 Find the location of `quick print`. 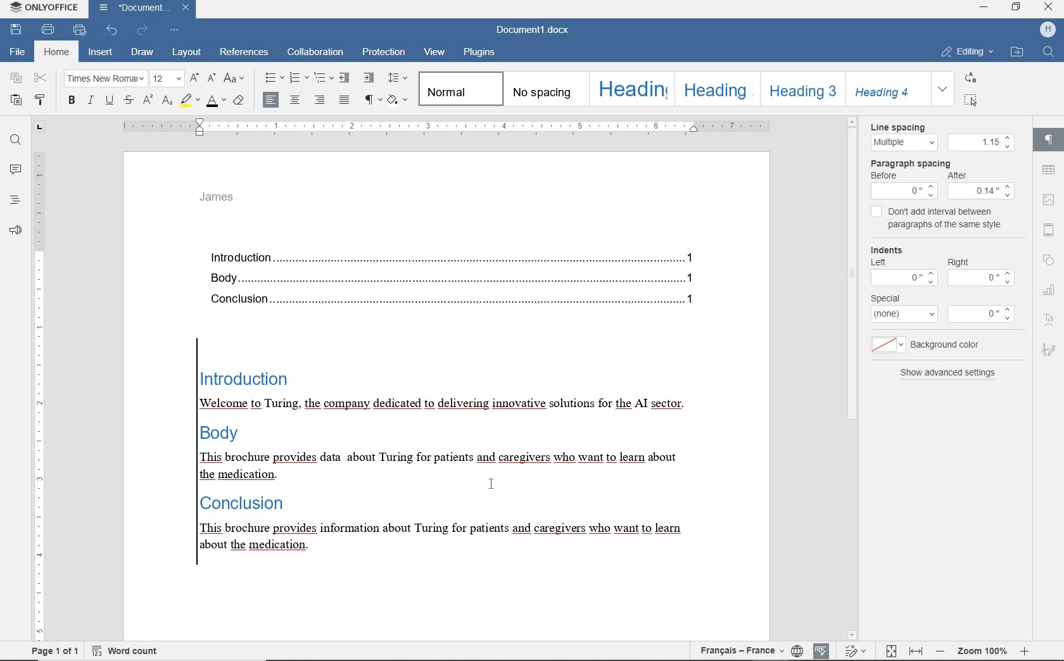

quick print is located at coordinates (79, 30).